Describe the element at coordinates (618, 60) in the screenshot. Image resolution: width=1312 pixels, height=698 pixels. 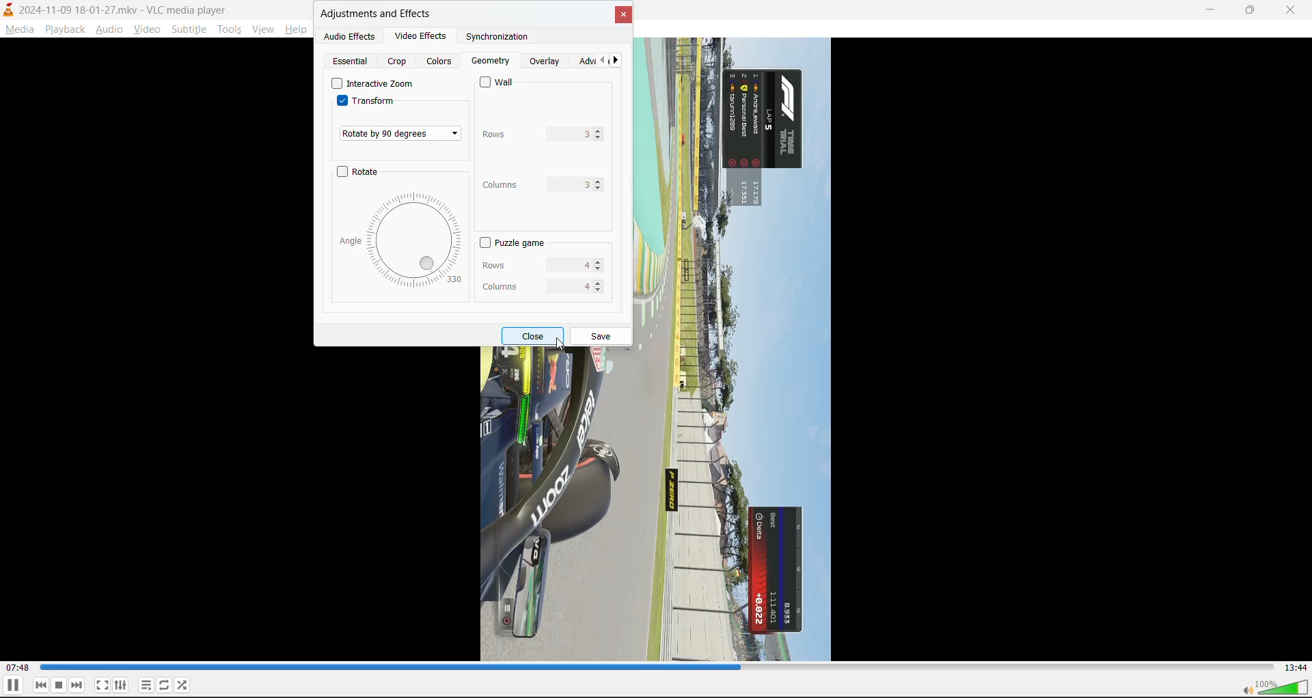
I see `next` at that location.